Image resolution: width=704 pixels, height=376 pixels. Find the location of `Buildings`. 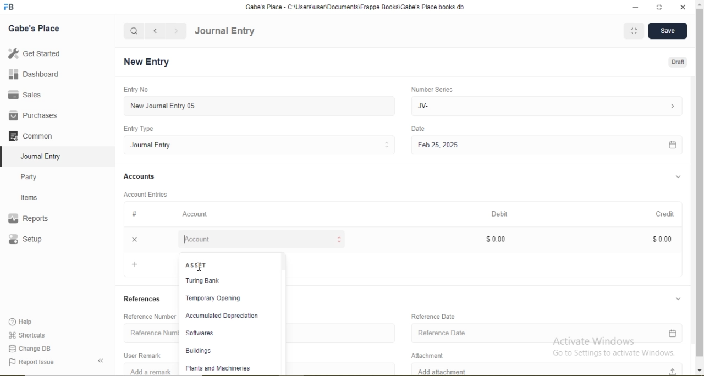

Buildings is located at coordinates (219, 351).